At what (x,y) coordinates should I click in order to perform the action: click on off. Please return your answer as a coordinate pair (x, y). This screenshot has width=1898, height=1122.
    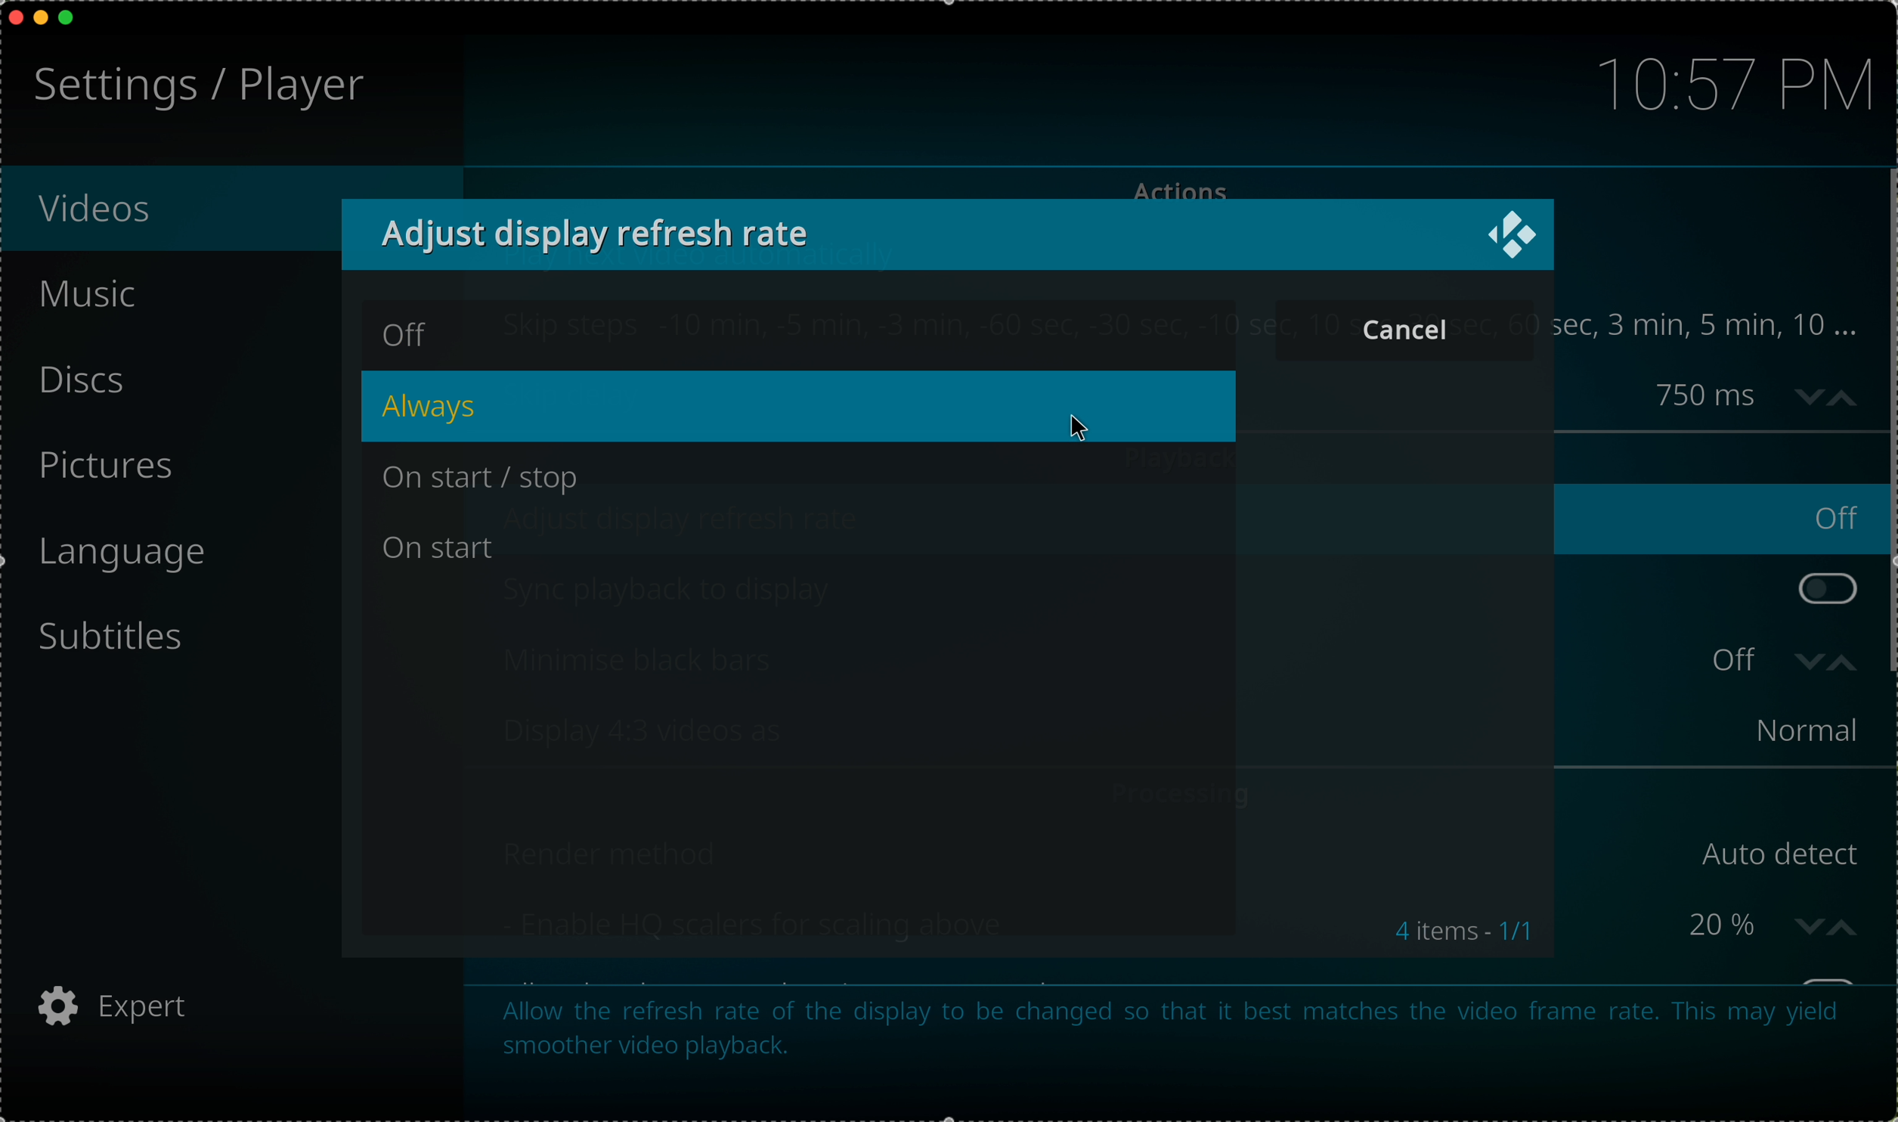
    Looking at the image, I should click on (402, 335).